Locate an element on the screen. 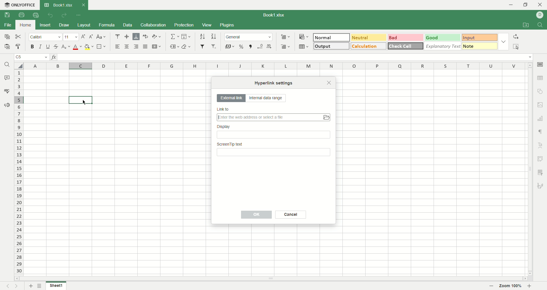 The width and height of the screenshot is (547, 290). good is located at coordinates (441, 37).